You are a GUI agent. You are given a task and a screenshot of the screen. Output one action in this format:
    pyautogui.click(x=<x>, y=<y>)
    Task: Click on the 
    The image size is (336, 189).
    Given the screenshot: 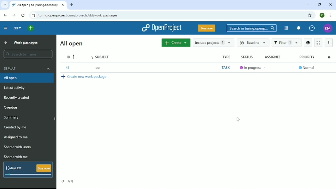 What is the action you would take?
    pyautogui.click(x=31, y=28)
    